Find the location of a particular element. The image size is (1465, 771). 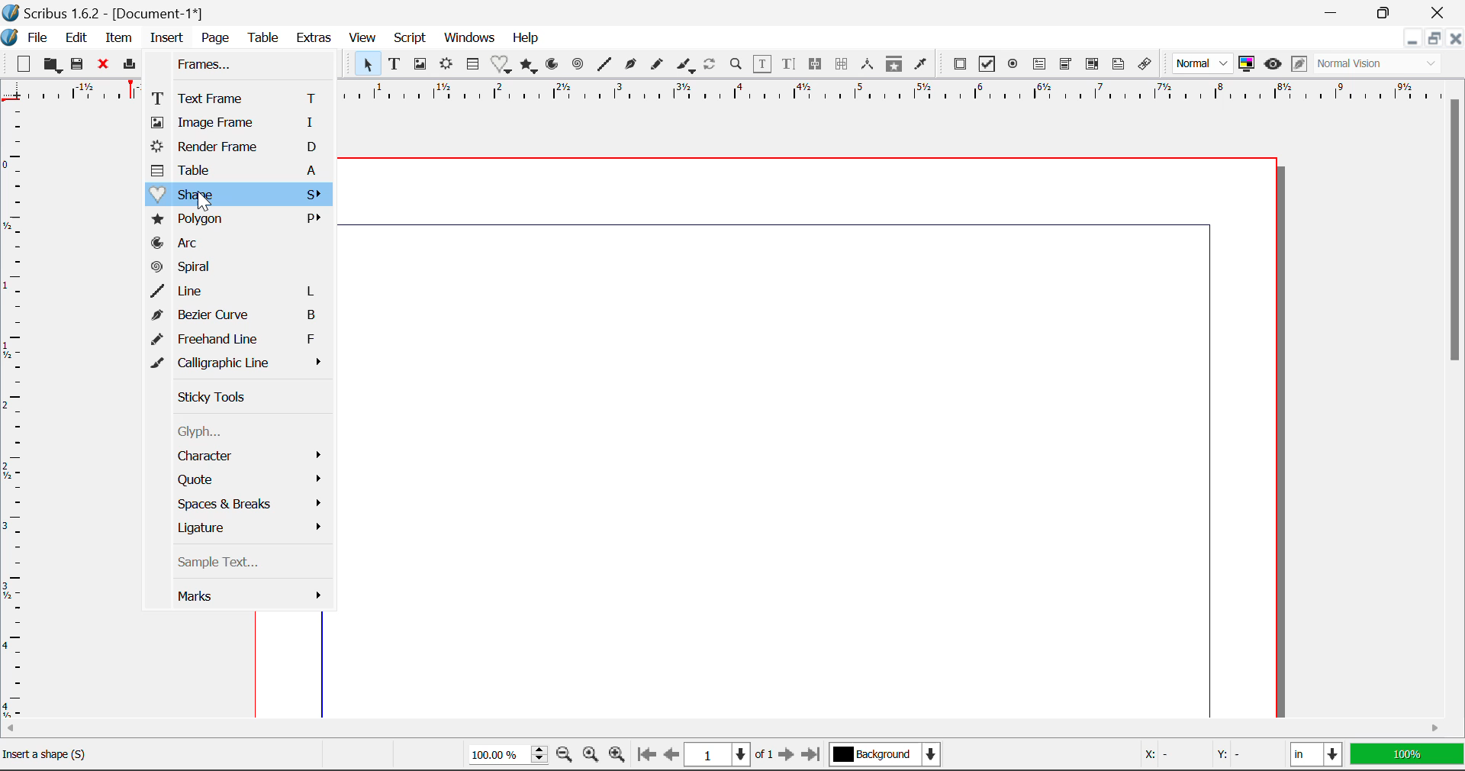

Copy Item Properties is located at coordinates (897, 66).